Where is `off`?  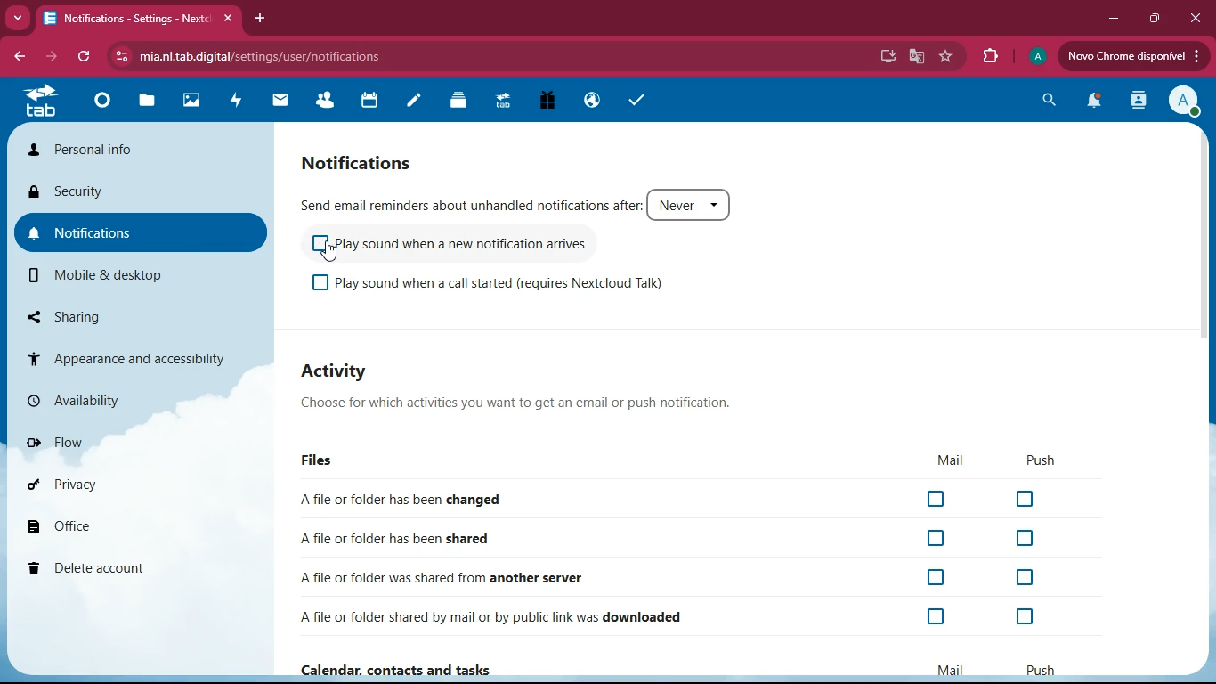 off is located at coordinates (1025, 579).